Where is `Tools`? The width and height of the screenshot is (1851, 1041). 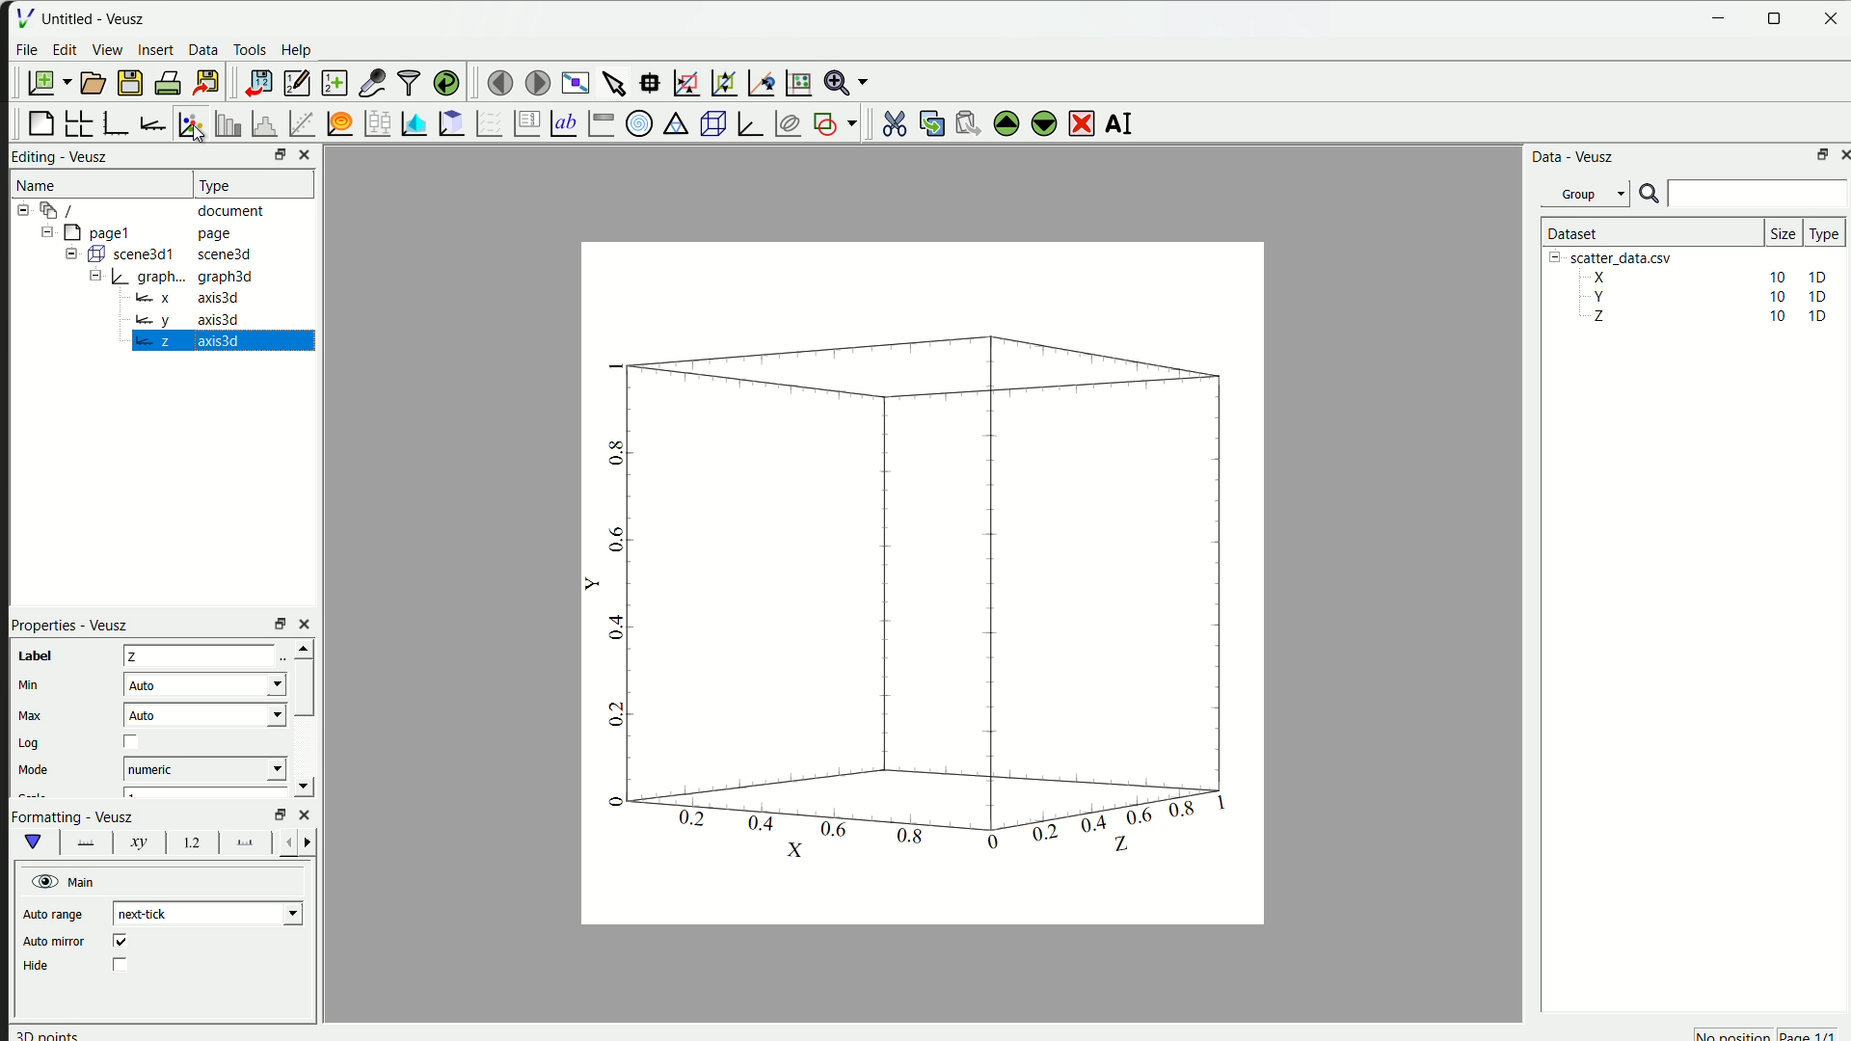 Tools is located at coordinates (249, 48).